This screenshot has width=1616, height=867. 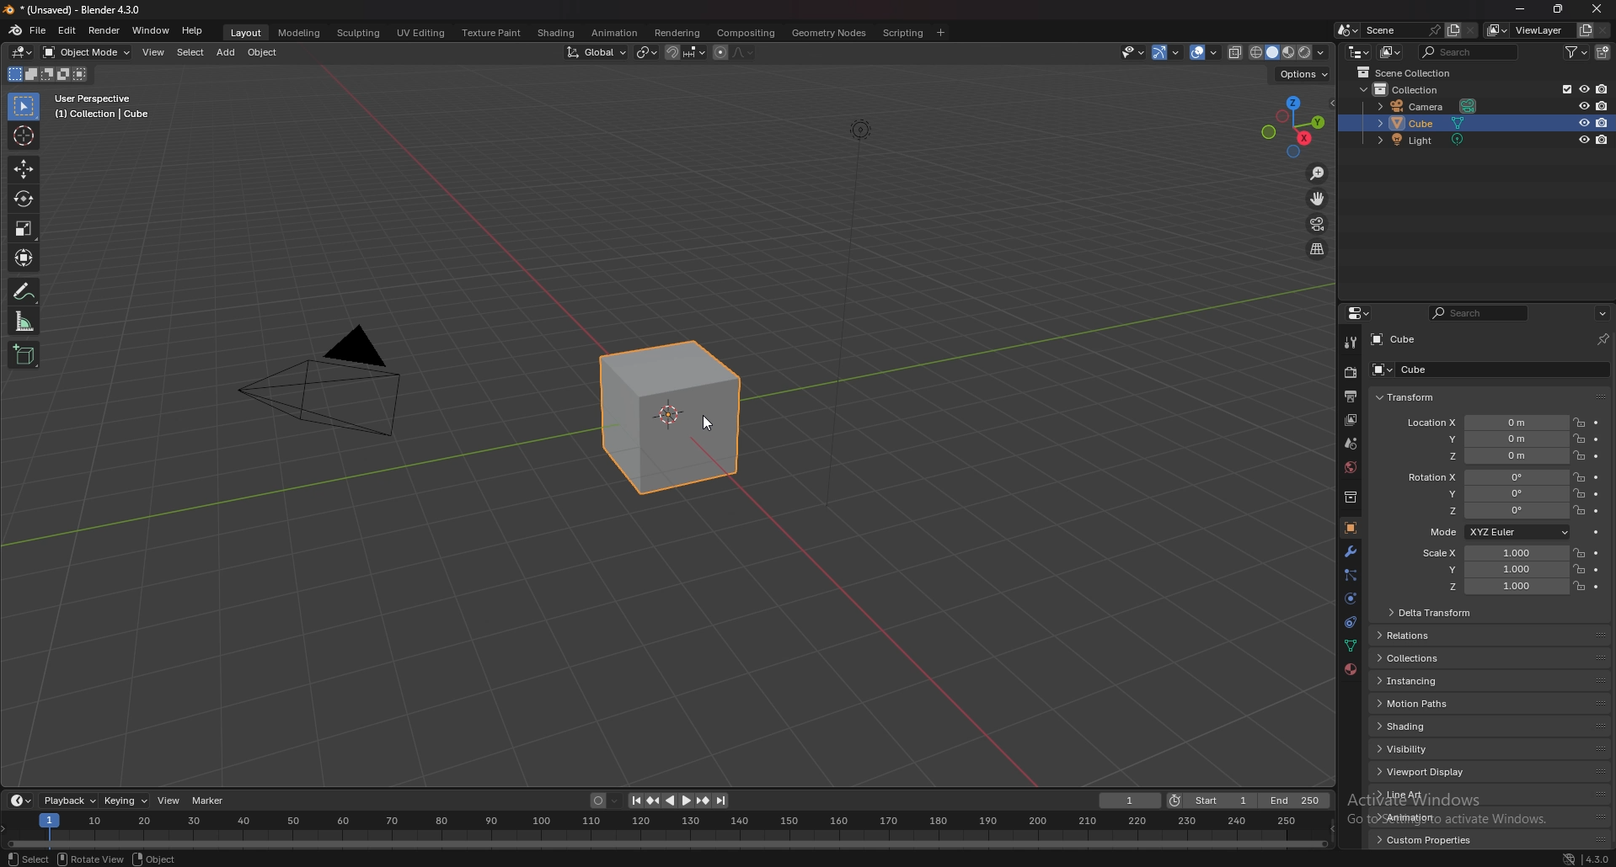 I want to click on object, so click(x=156, y=858).